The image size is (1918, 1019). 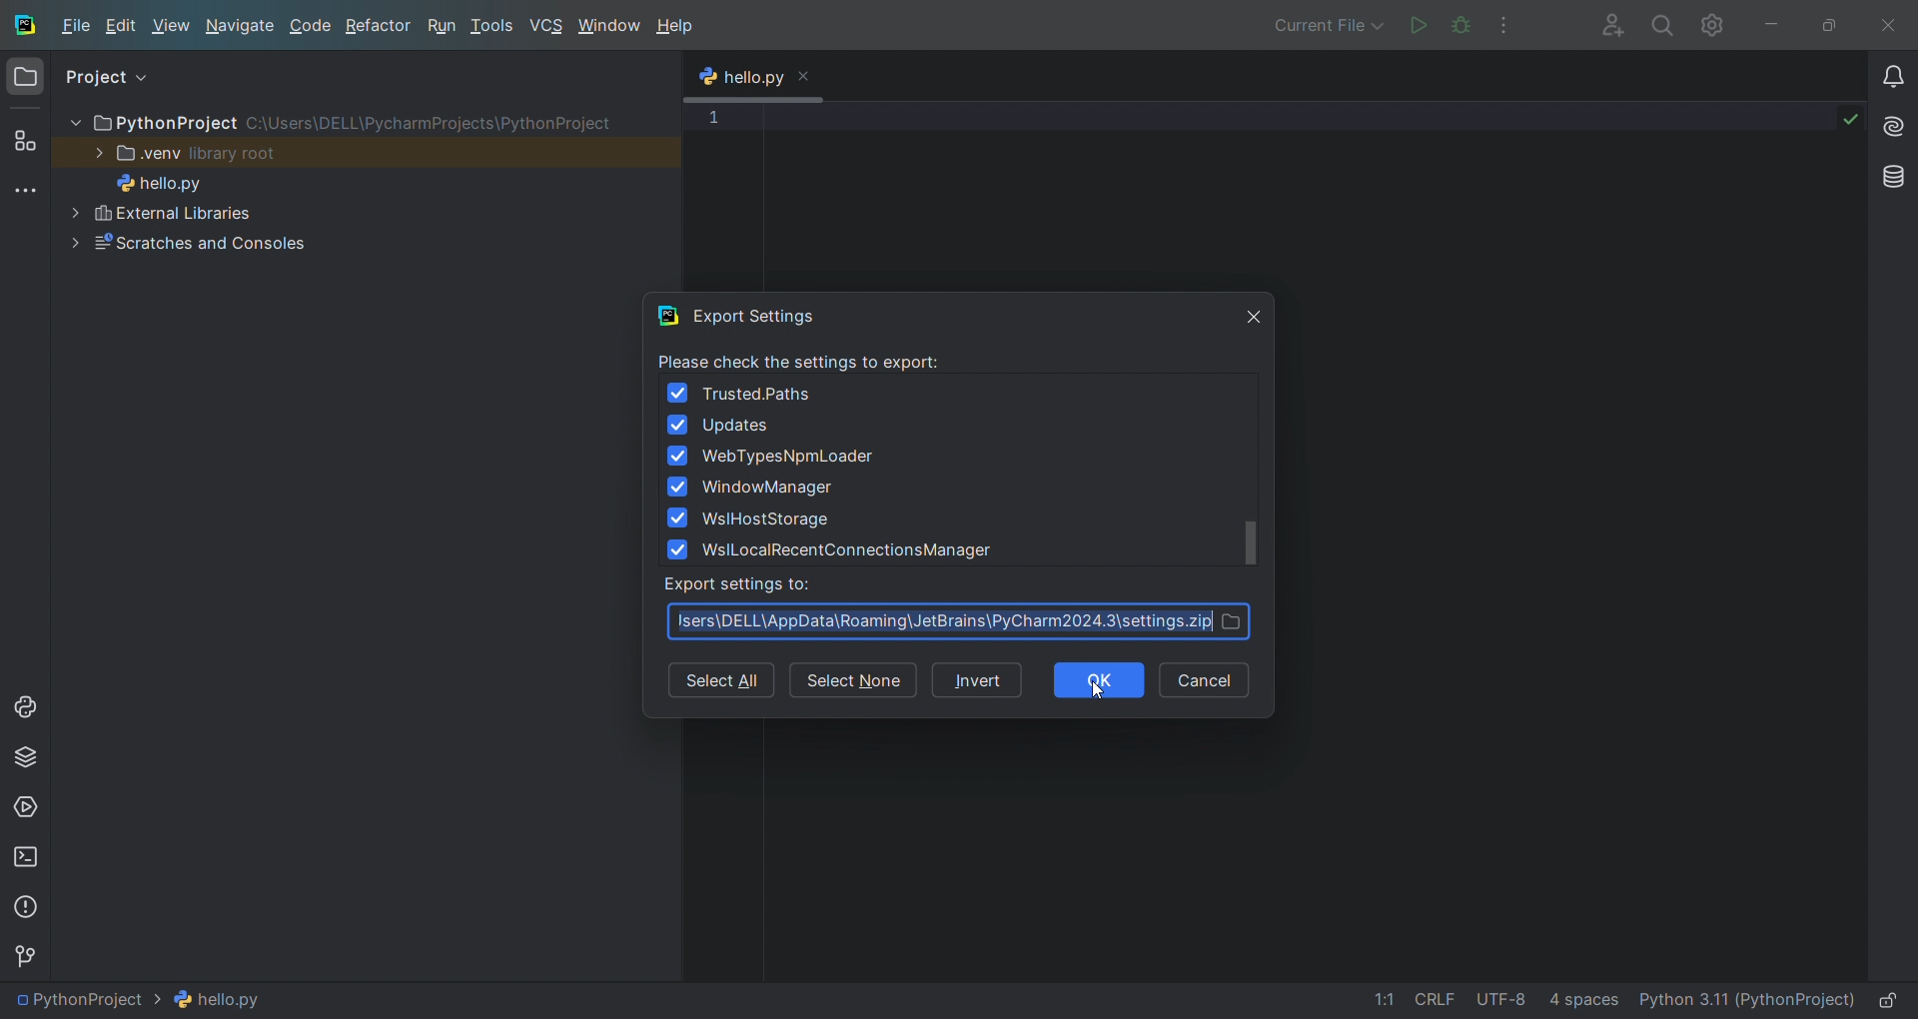 What do you see at coordinates (765, 316) in the screenshot?
I see `export settings` at bounding box center [765, 316].